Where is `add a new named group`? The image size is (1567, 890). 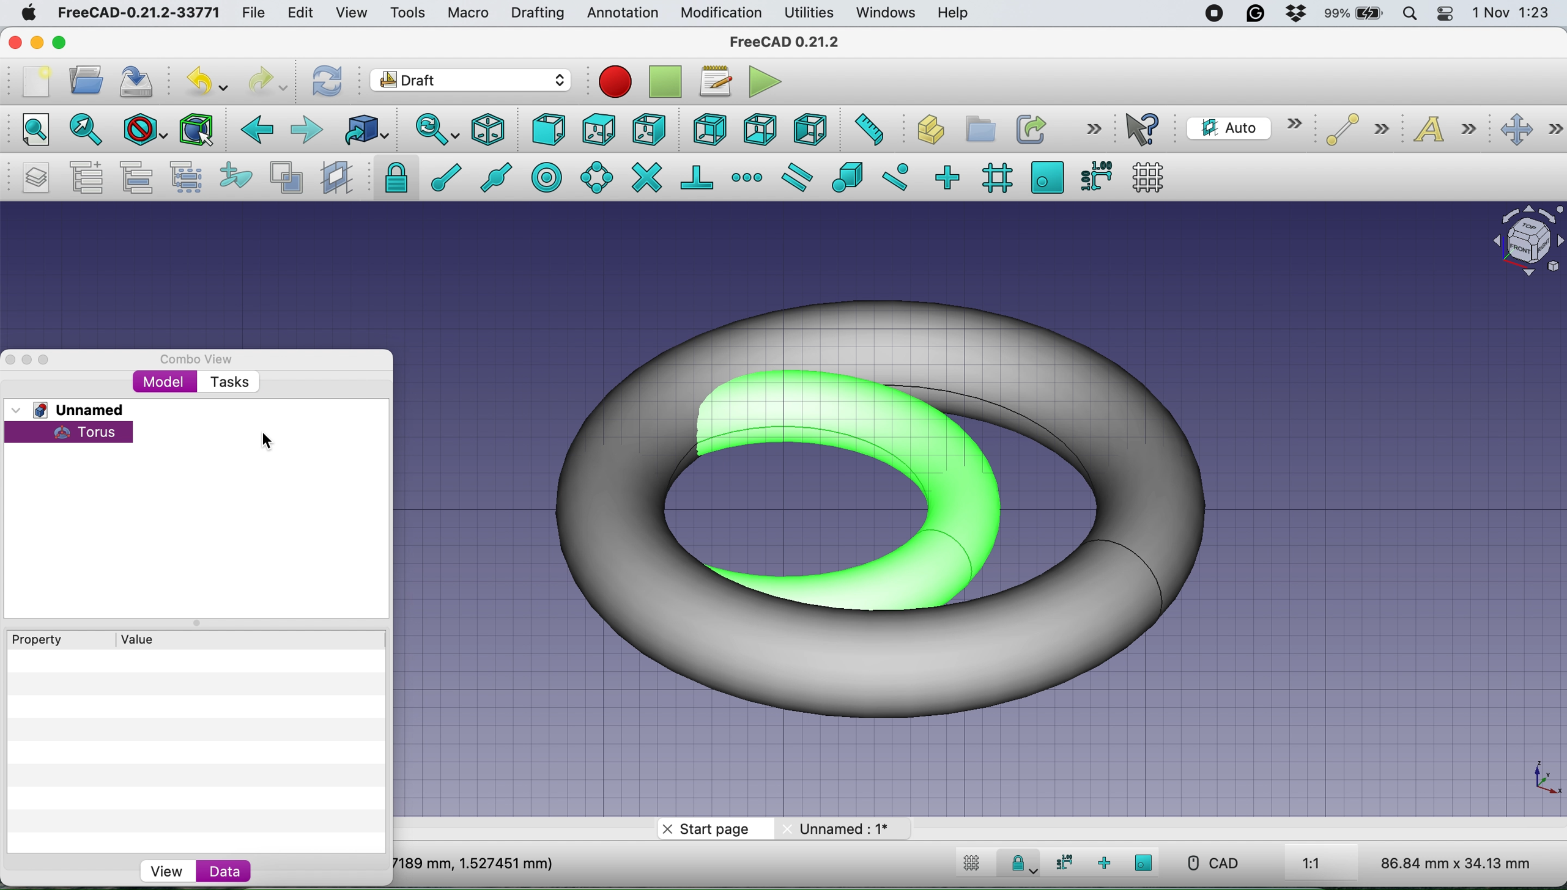 add a new named group is located at coordinates (87, 177).